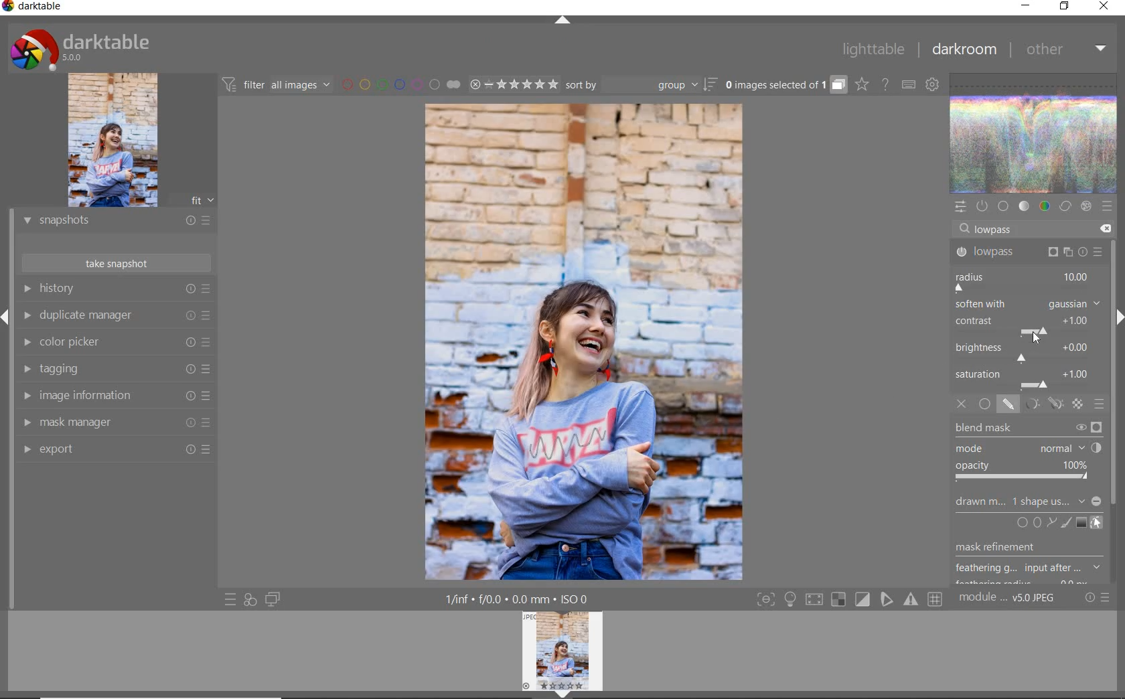 The image size is (1125, 699). Describe the element at coordinates (114, 344) in the screenshot. I see `color picker` at that location.